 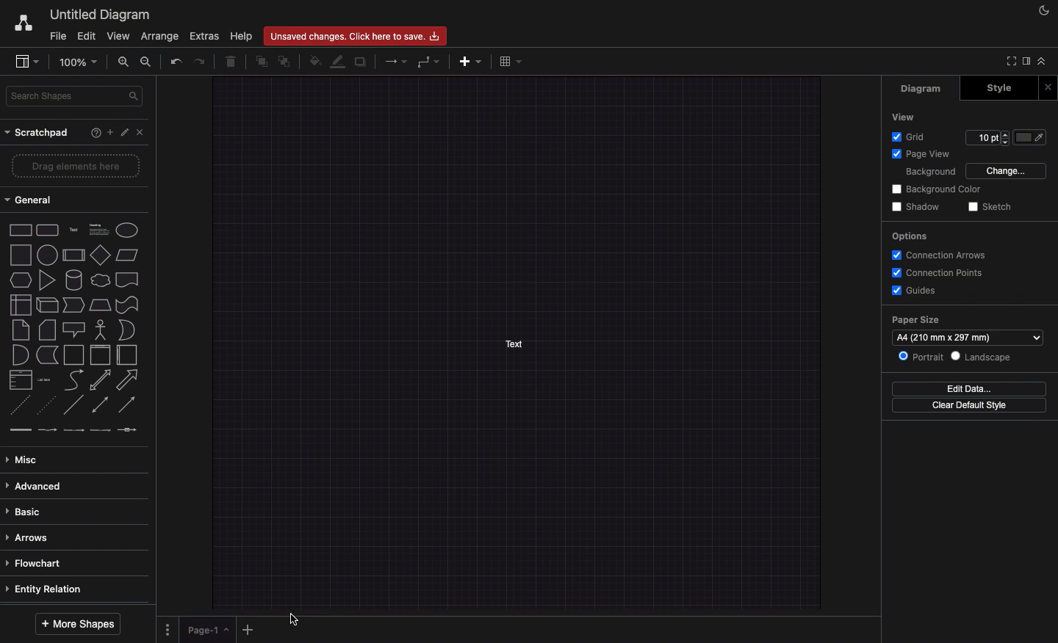 What do you see at coordinates (987, 138) in the screenshot?
I see `Size` at bounding box center [987, 138].